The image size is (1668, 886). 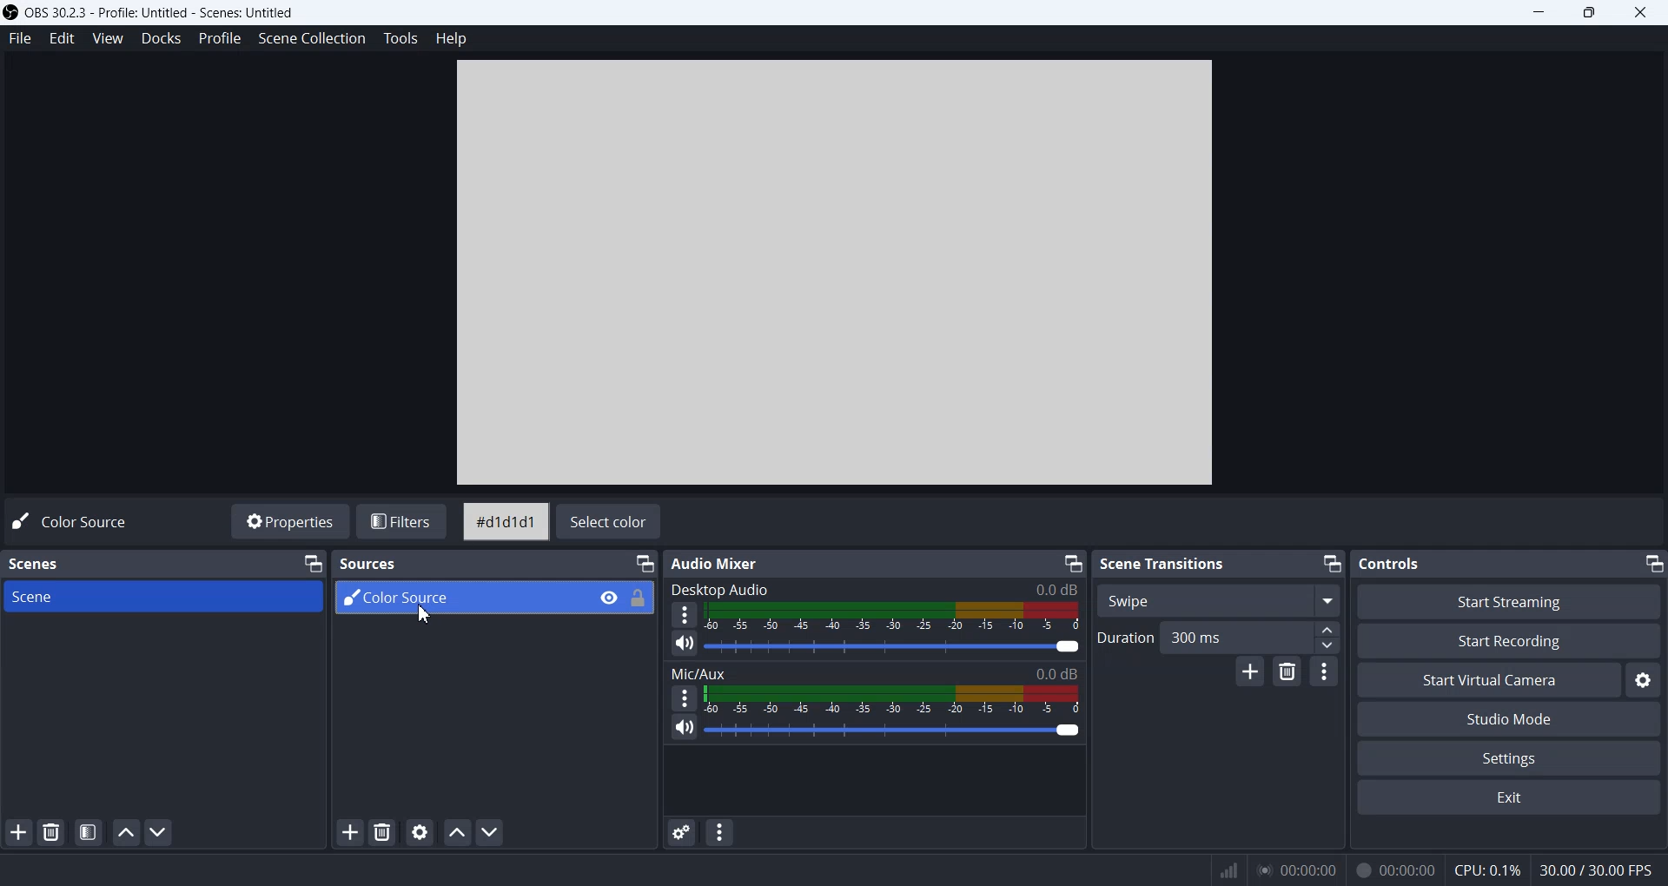 What do you see at coordinates (165, 597) in the screenshot?
I see `Scene` at bounding box center [165, 597].